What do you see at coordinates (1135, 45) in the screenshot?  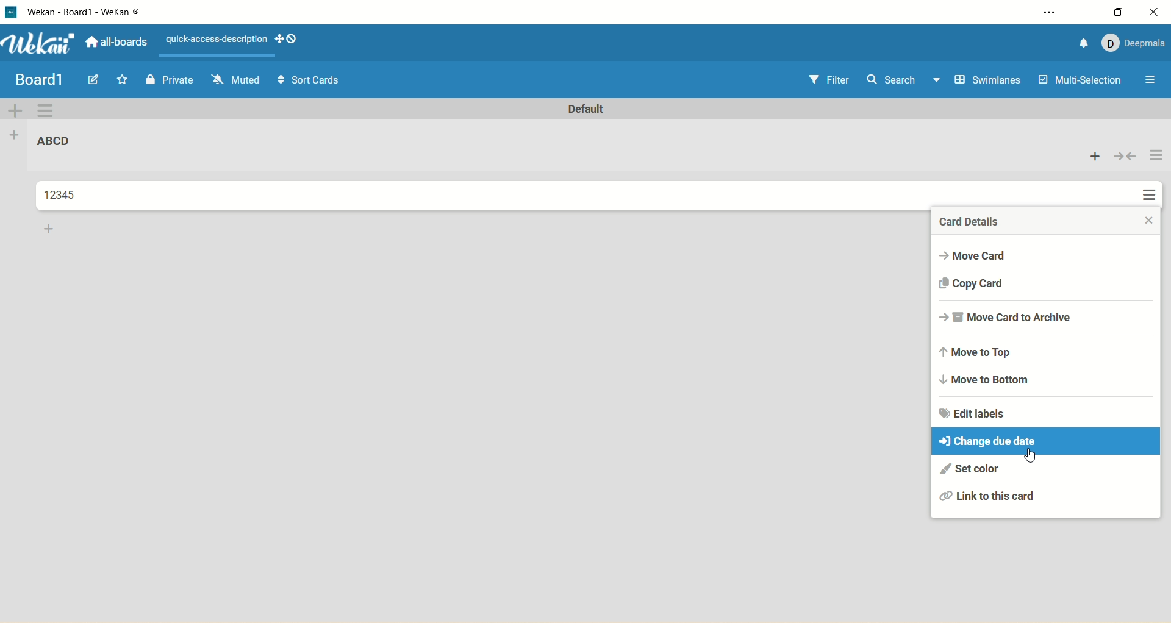 I see `account` at bounding box center [1135, 45].